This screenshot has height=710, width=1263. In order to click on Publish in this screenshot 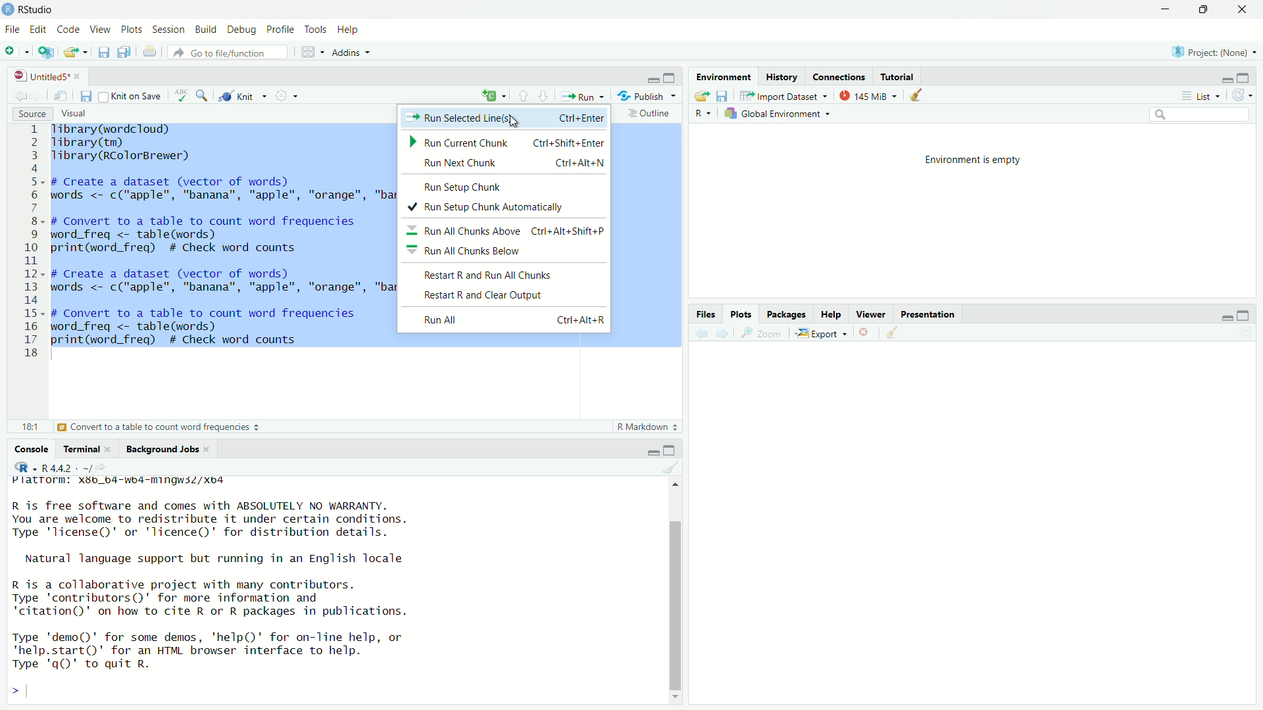, I will do `click(647, 97)`.